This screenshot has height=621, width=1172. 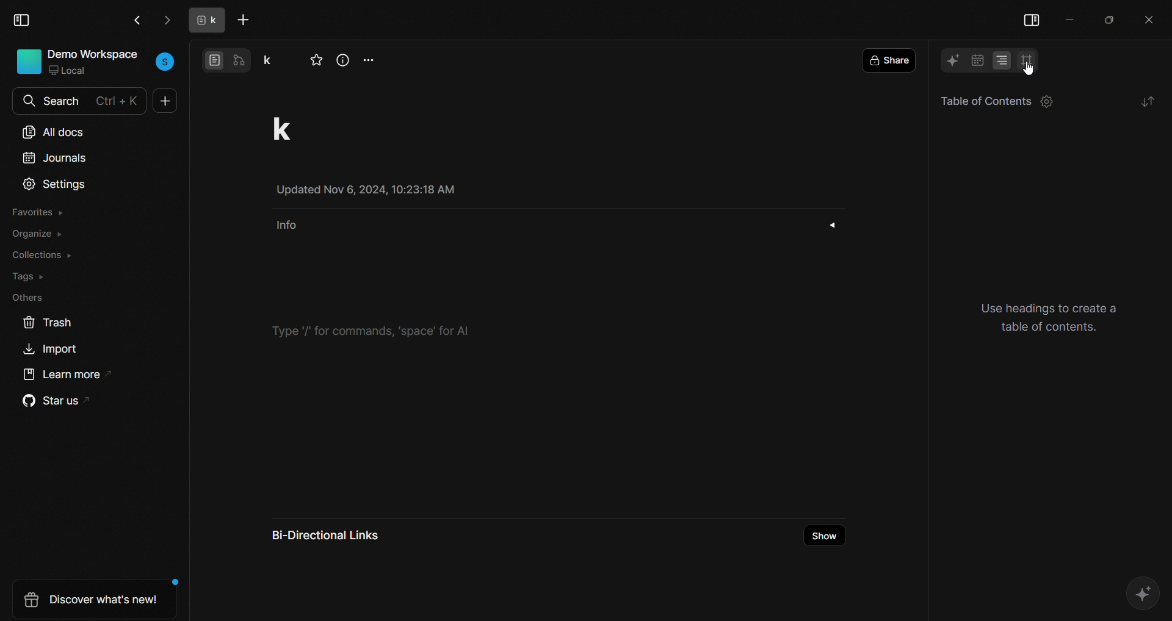 I want to click on sort, so click(x=1147, y=102).